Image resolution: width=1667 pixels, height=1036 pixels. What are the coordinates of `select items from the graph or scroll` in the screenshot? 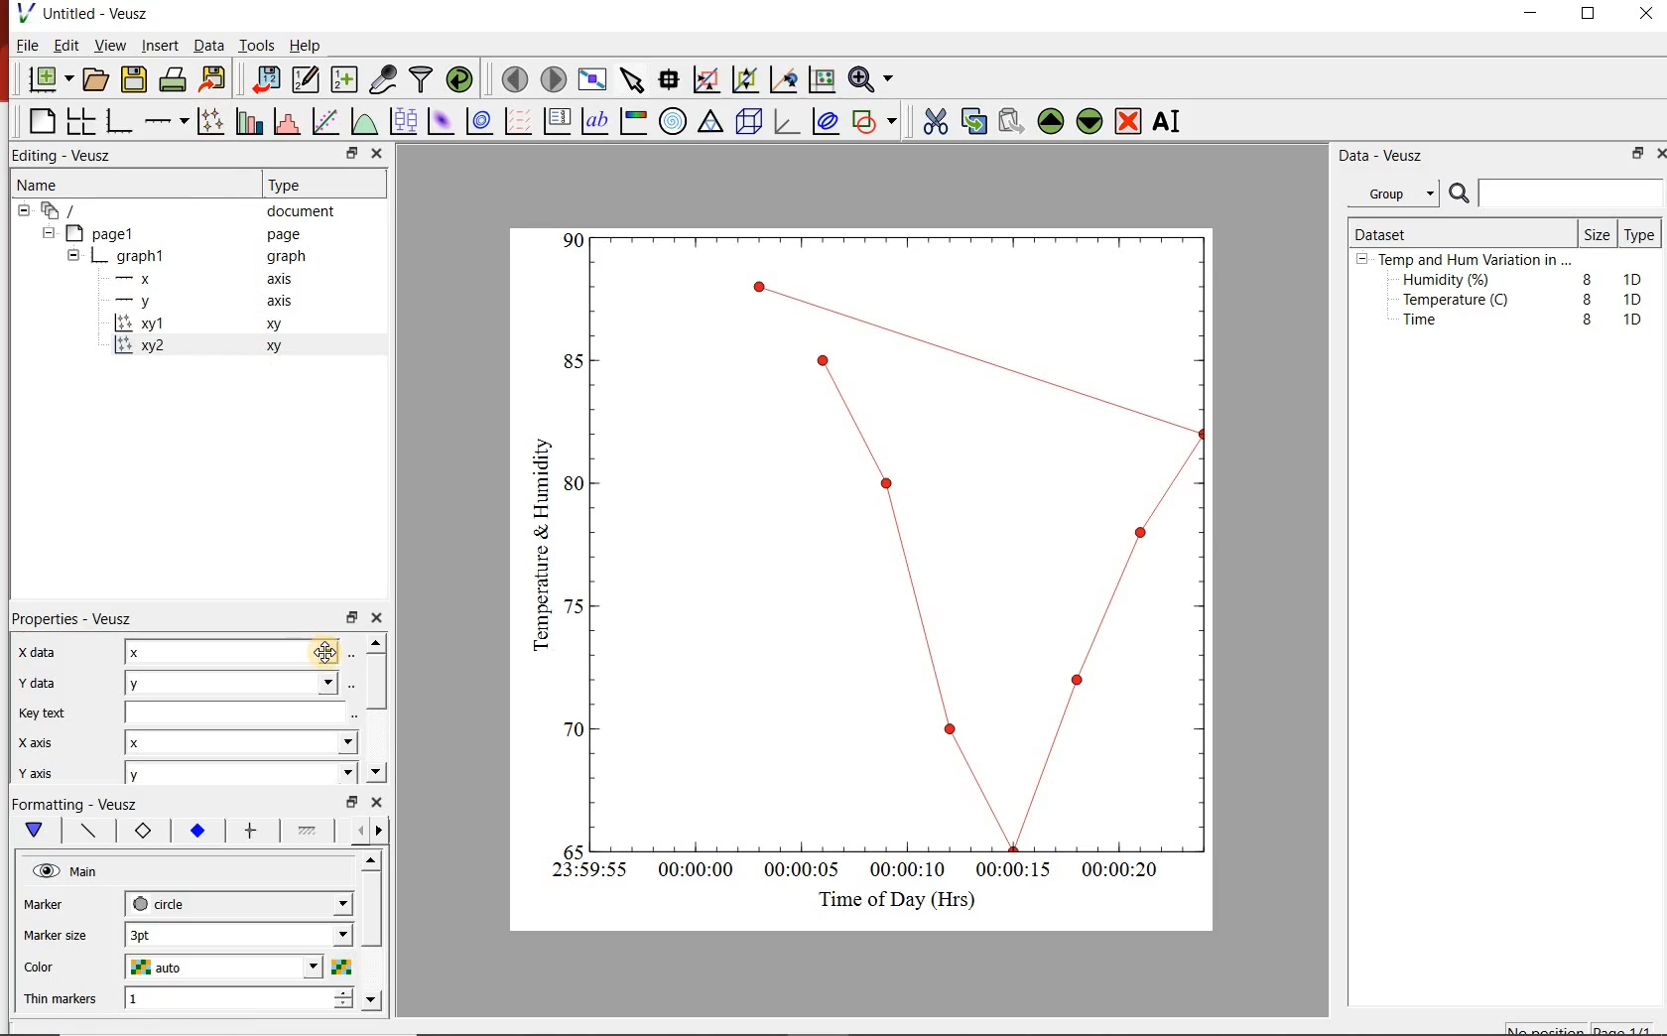 It's located at (633, 82).